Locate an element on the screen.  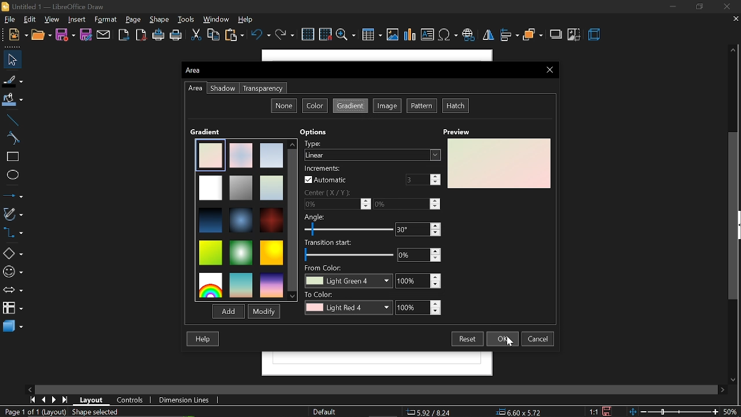
crop is located at coordinates (574, 34).